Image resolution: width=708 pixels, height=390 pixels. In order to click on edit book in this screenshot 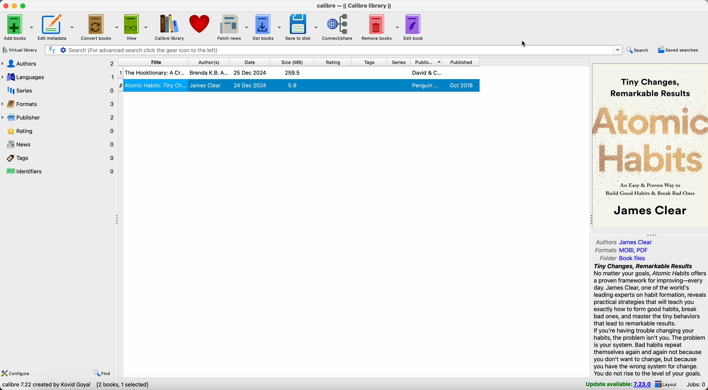, I will do `click(414, 28)`.